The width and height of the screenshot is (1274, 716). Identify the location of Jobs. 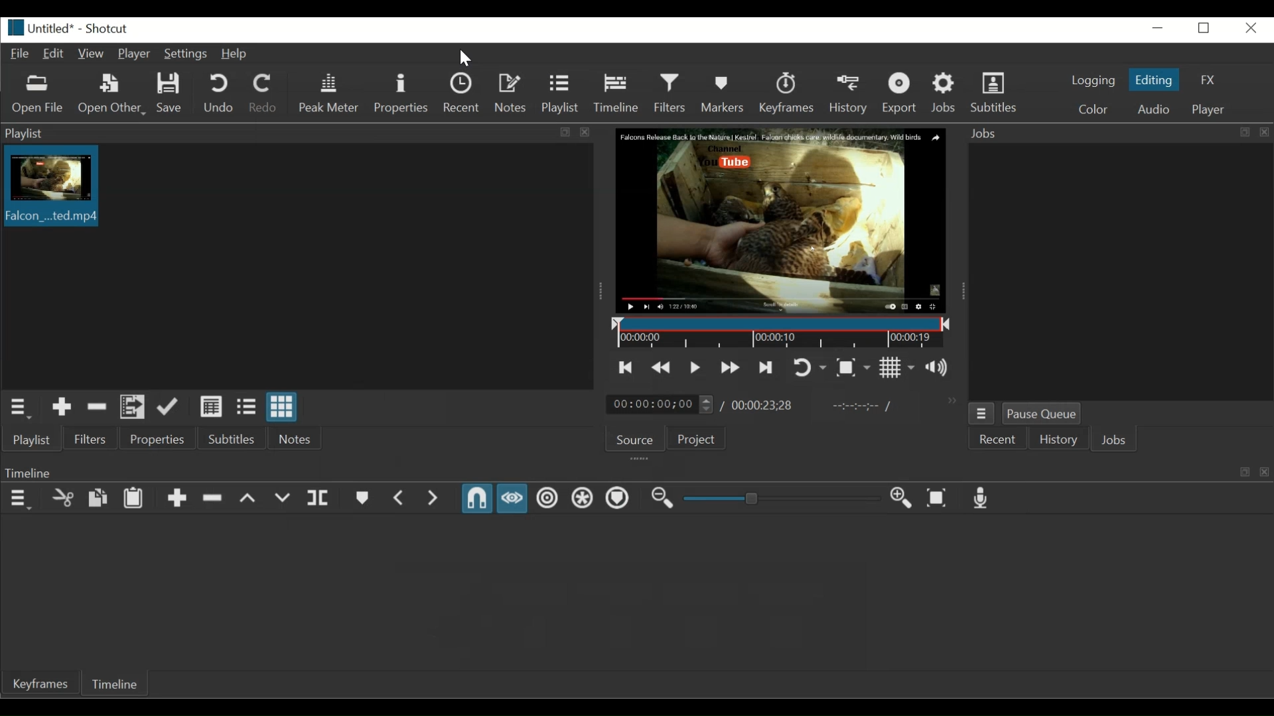
(1118, 133).